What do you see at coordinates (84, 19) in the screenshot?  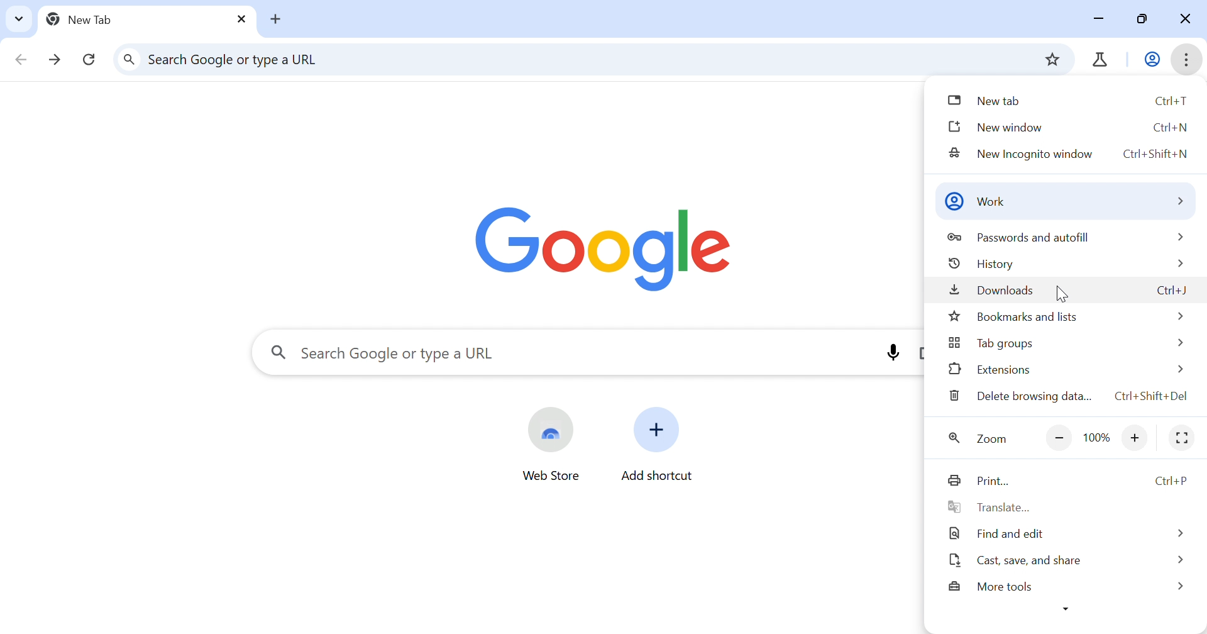 I see `New tab` at bounding box center [84, 19].